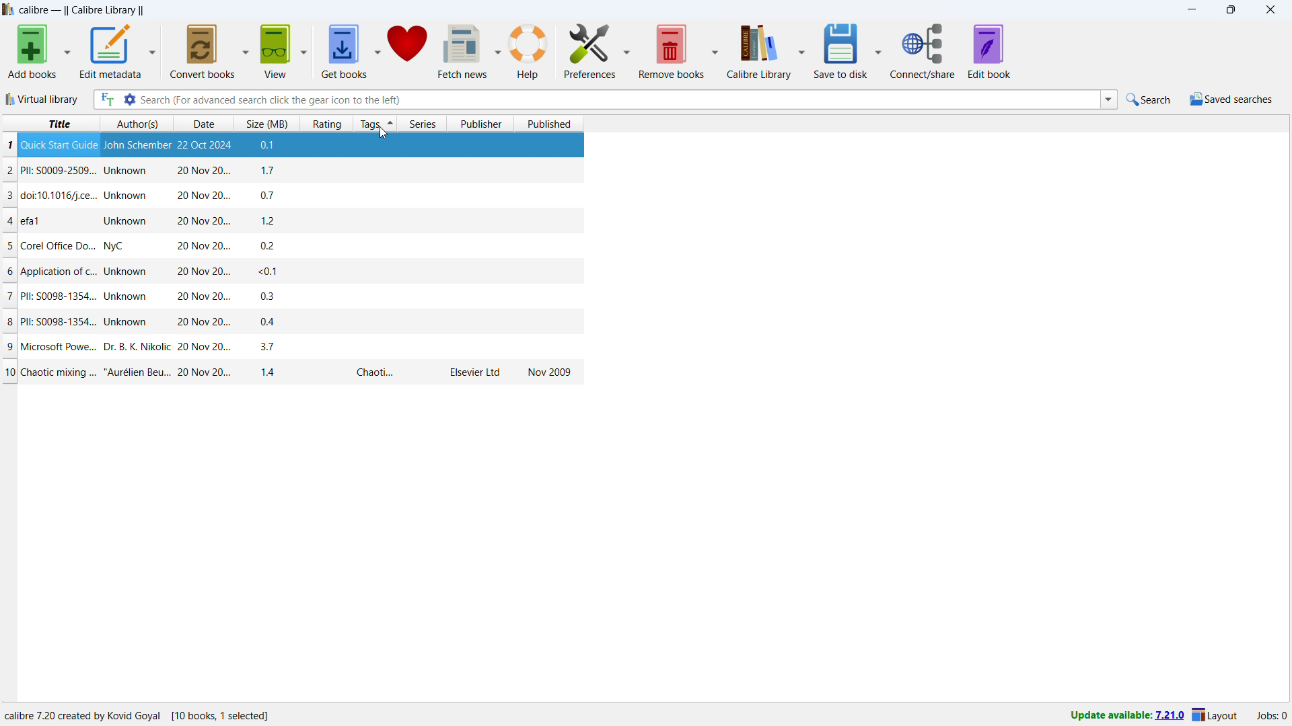  What do you see at coordinates (589, 49) in the screenshot?
I see `preferences` at bounding box center [589, 49].